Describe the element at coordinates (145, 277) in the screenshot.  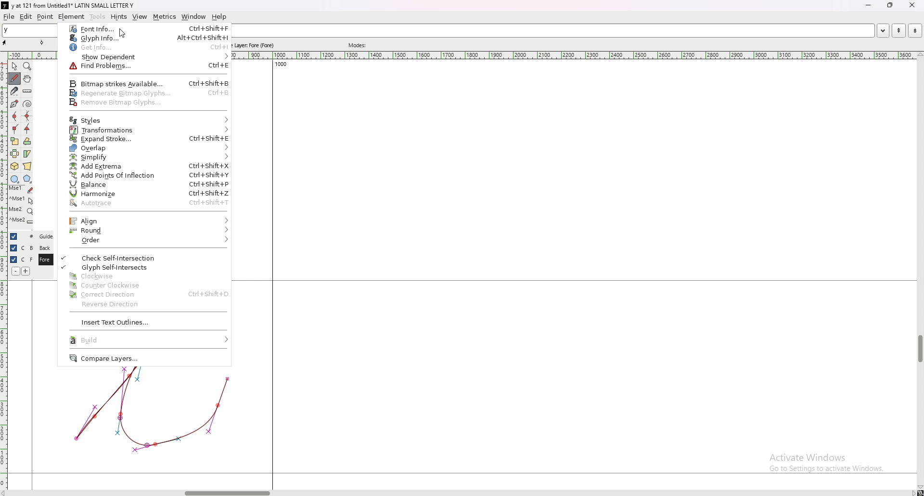
I see `clockwise` at that location.